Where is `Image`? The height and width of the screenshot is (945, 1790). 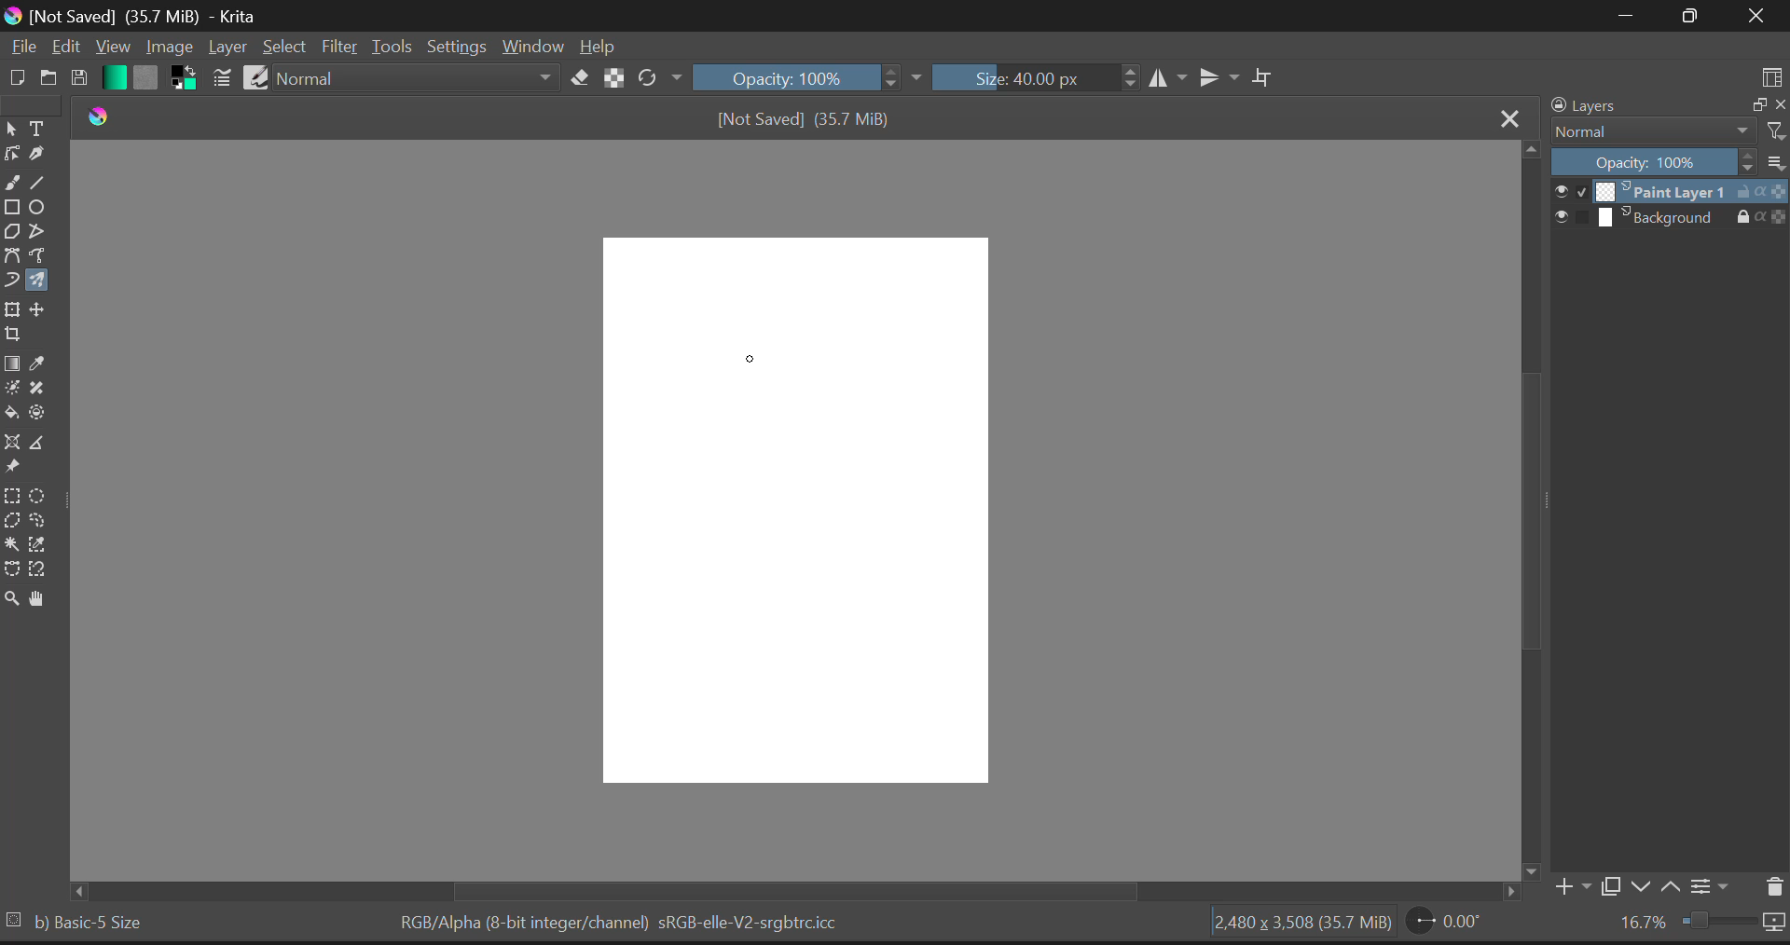
Image is located at coordinates (170, 48).